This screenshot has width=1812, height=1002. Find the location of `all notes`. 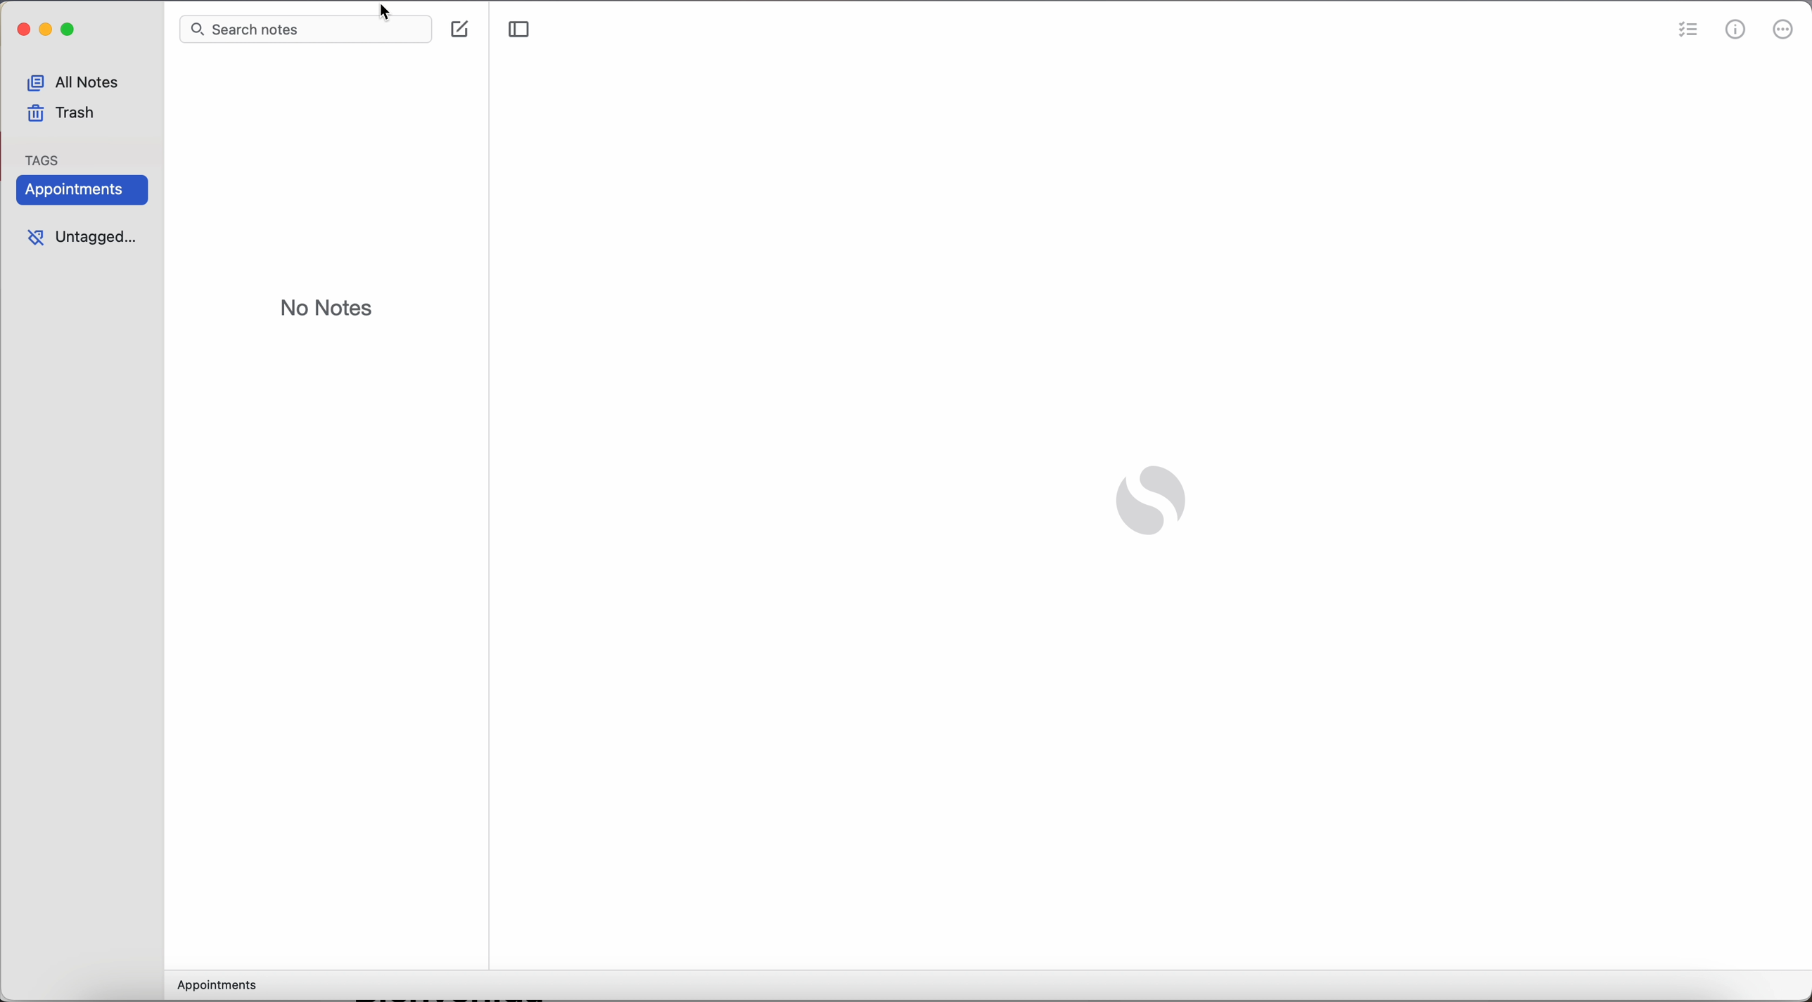

all notes is located at coordinates (79, 79).